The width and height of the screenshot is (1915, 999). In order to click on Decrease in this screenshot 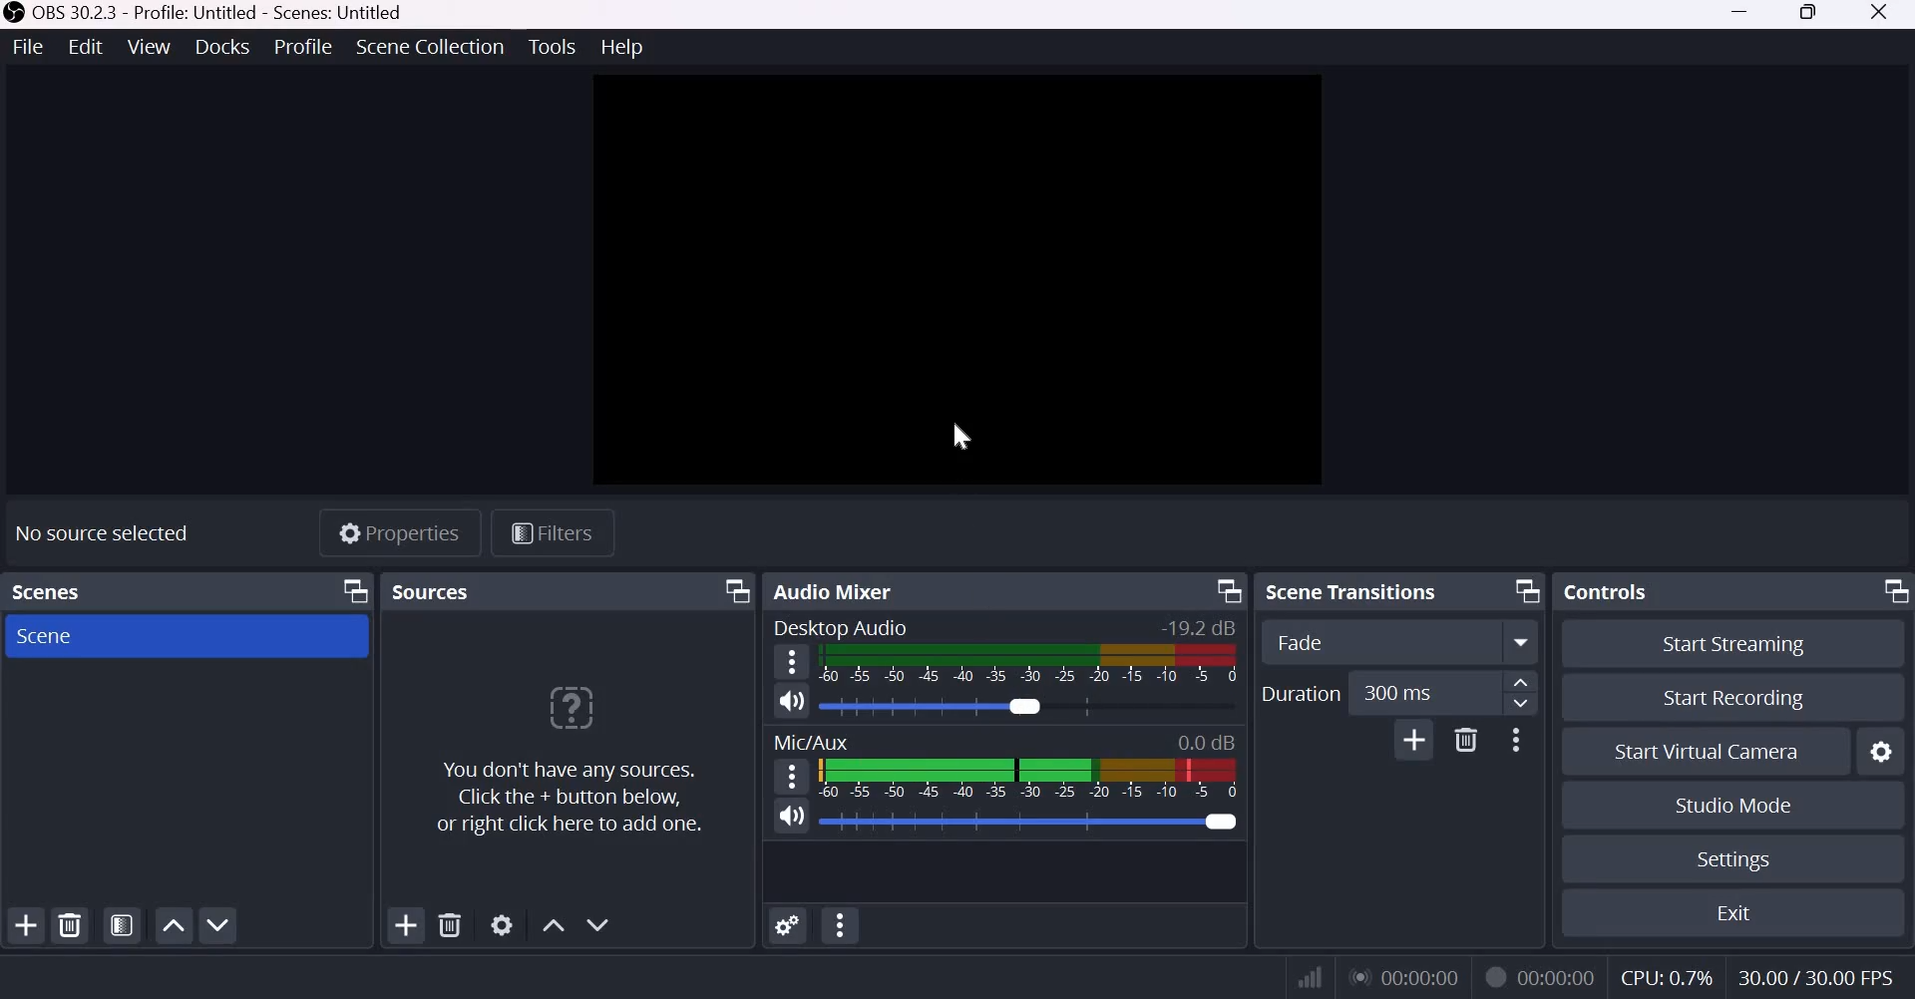, I will do `click(1524, 707)`.